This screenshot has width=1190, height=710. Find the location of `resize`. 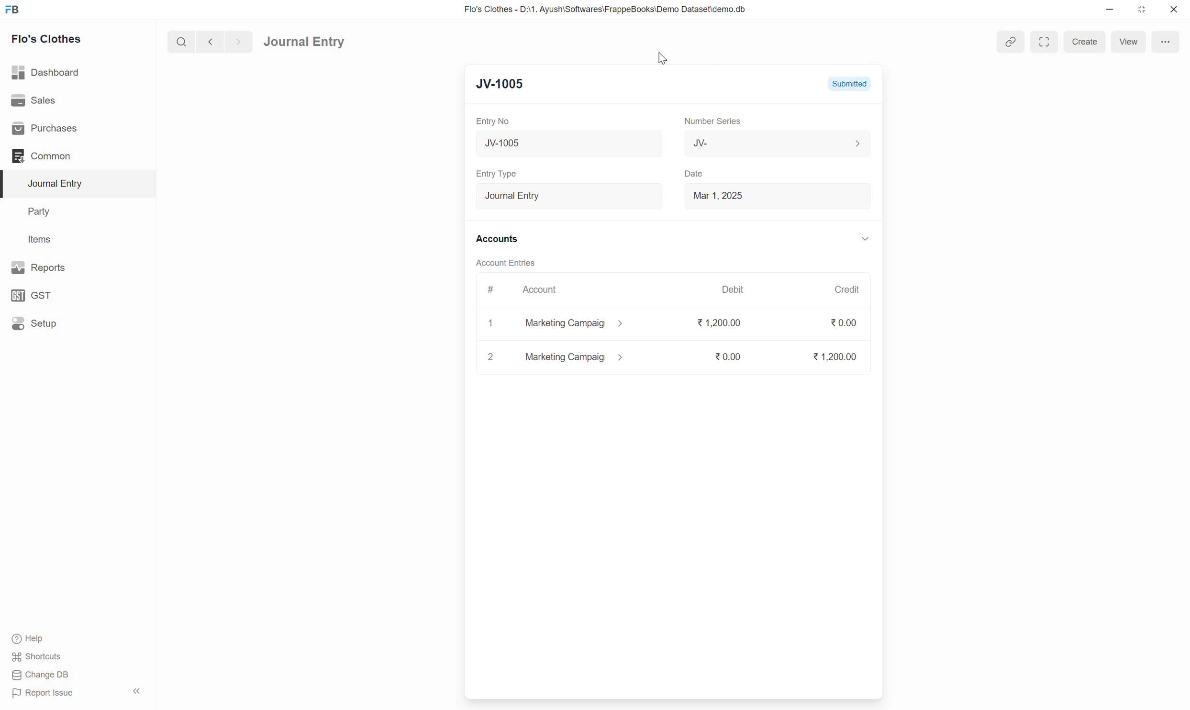

resize is located at coordinates (1140, 10).